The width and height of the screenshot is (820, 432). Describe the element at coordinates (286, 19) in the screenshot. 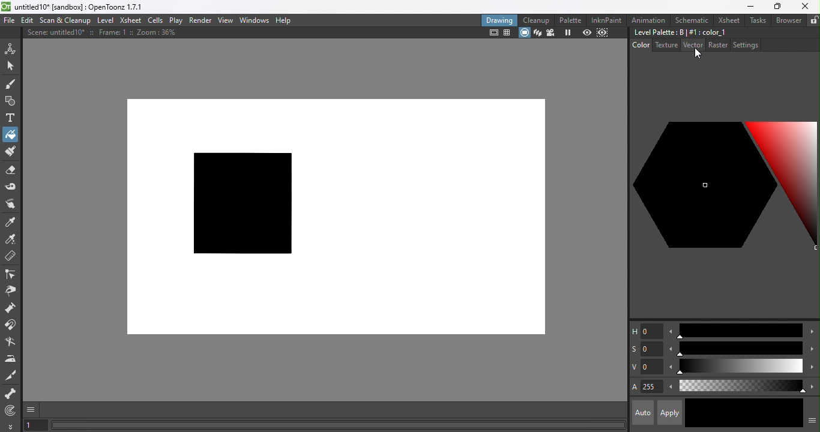

I see `Help` at that location.